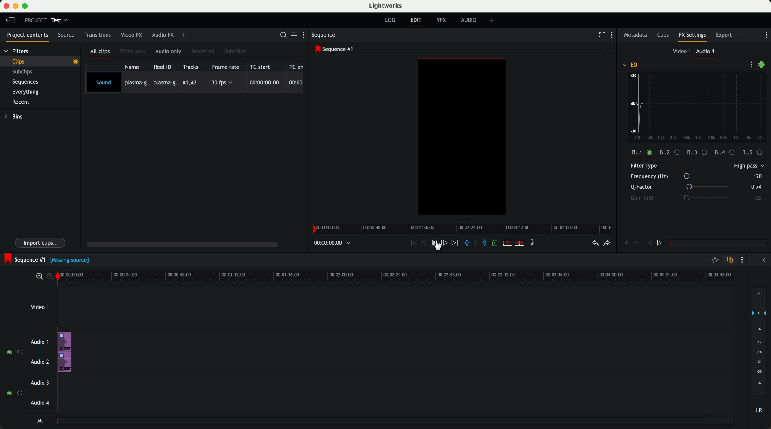  Describe the element at coordinates (195, 83) in the screenshot. I see `imported sound` at that location.